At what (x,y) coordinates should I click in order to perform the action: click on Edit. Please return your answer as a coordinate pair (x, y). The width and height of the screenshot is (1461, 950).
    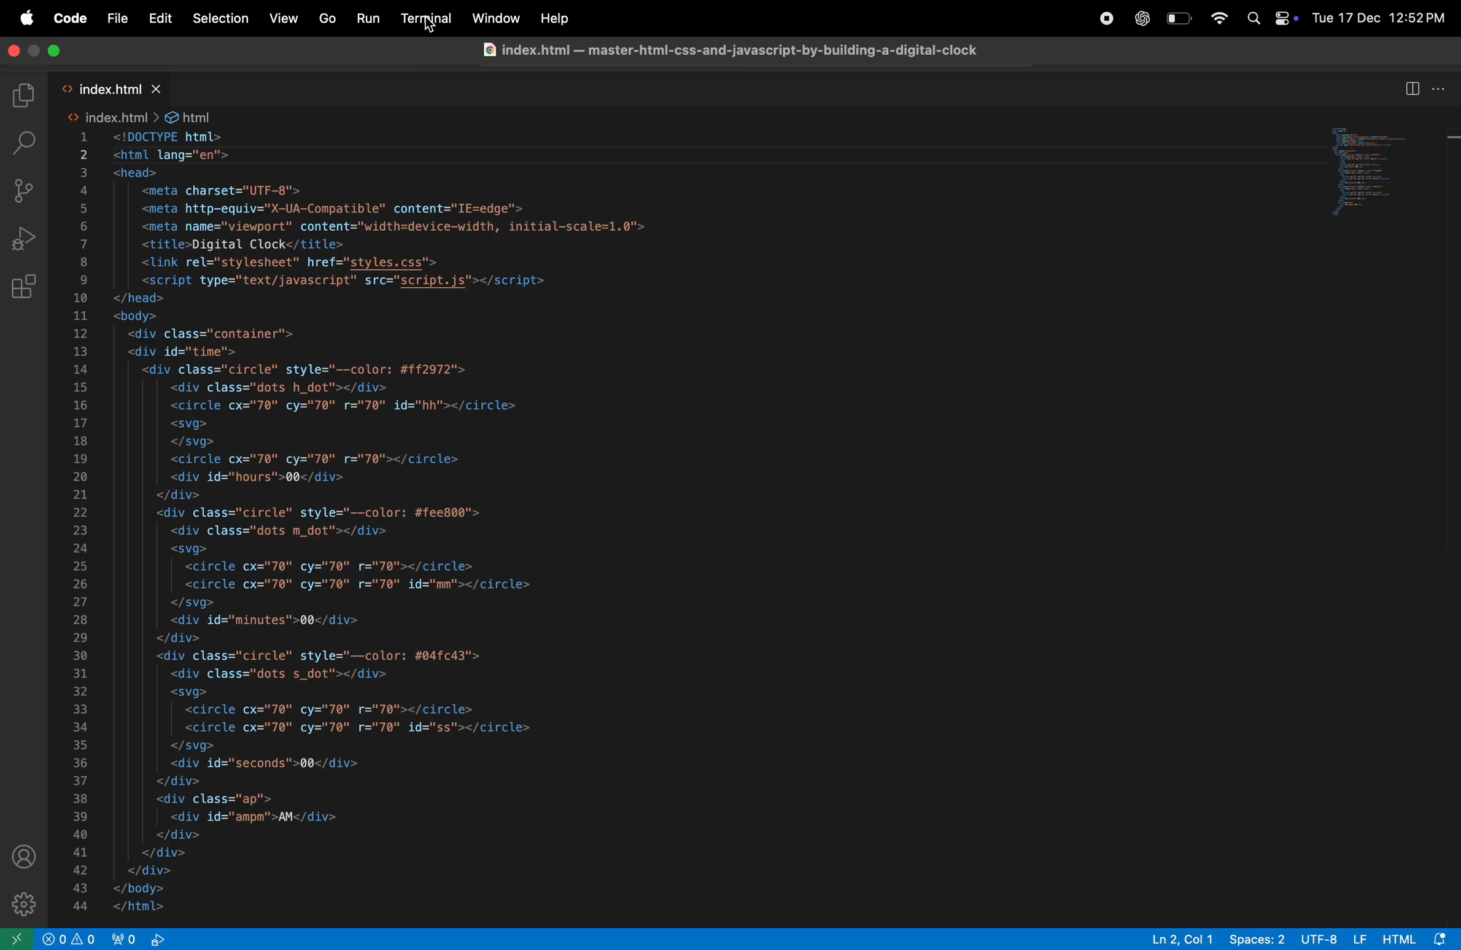
    Looking at the image, I should click on (159, 18).